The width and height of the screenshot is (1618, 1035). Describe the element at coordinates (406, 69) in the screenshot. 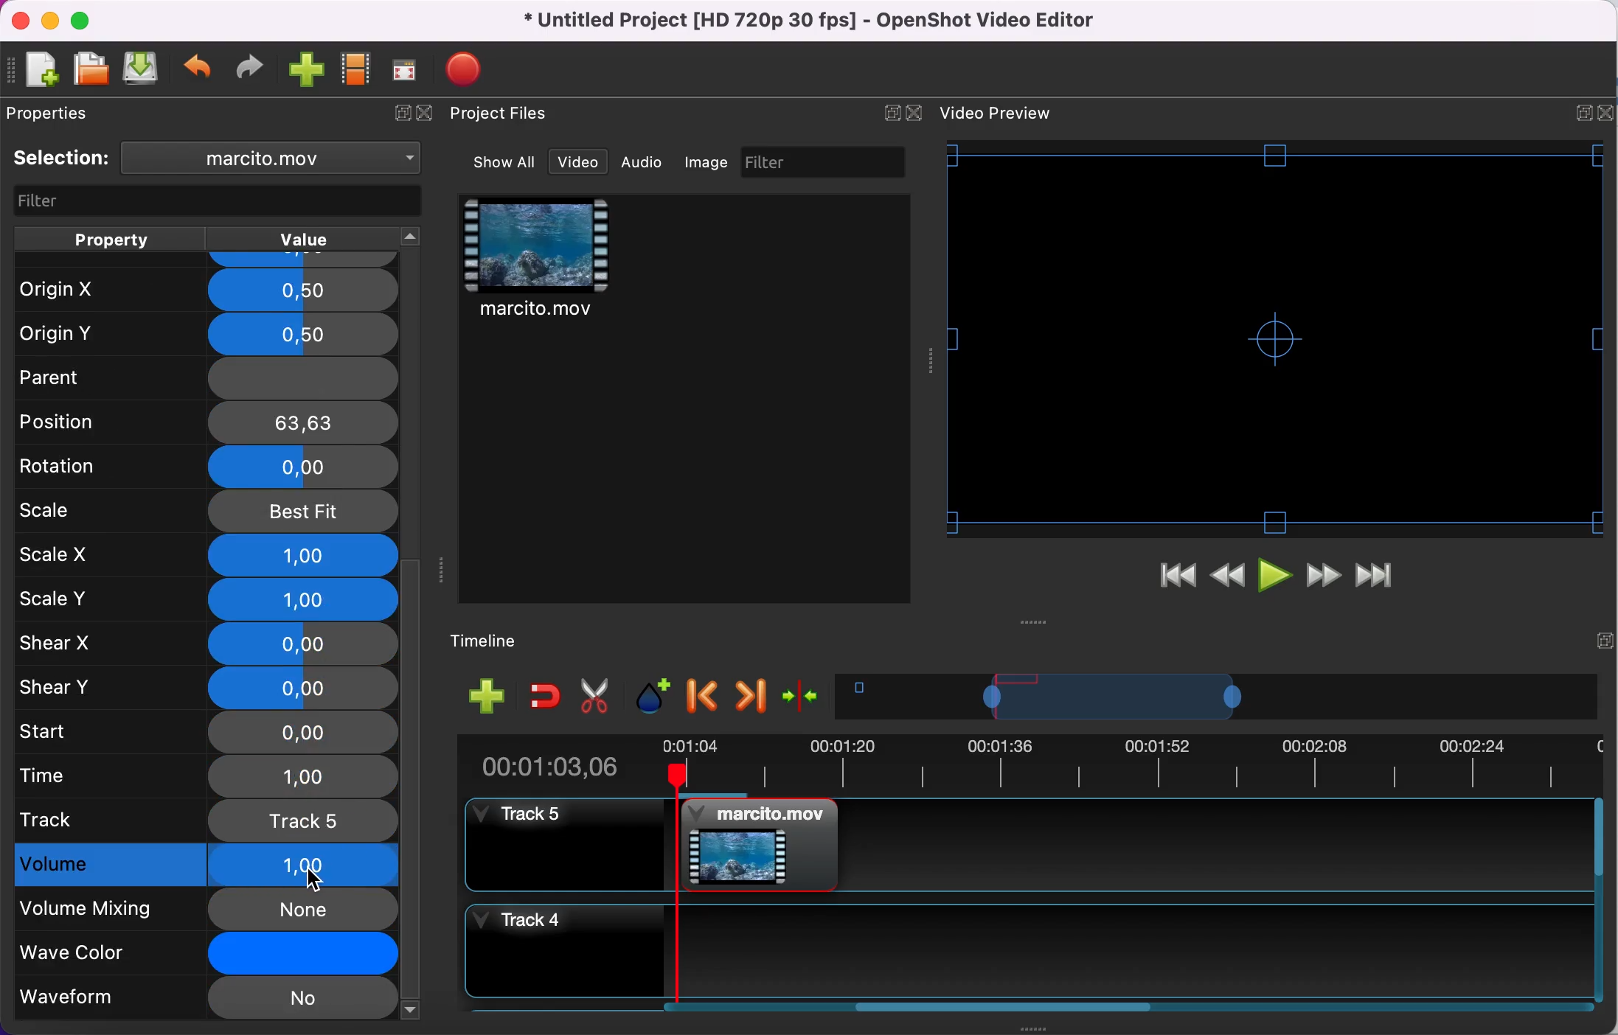

I see `fullscreen` at that location.